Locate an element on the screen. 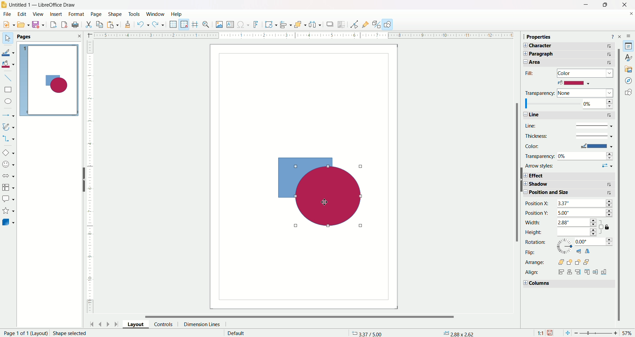 This screenshot has height=337, width=635. paste is located at coordinates (101, 24).